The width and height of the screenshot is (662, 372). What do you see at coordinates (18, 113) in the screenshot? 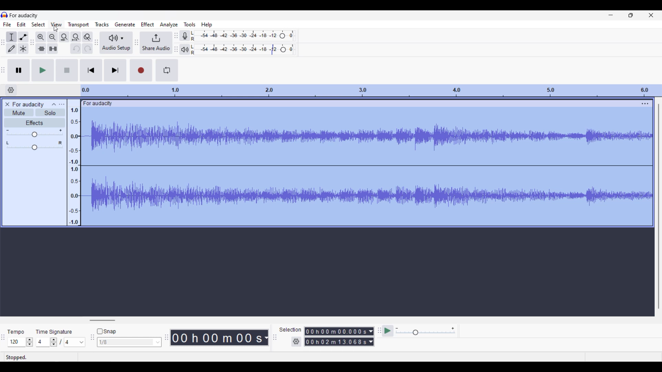
I see `Mute` at bounding box center [18, 113].